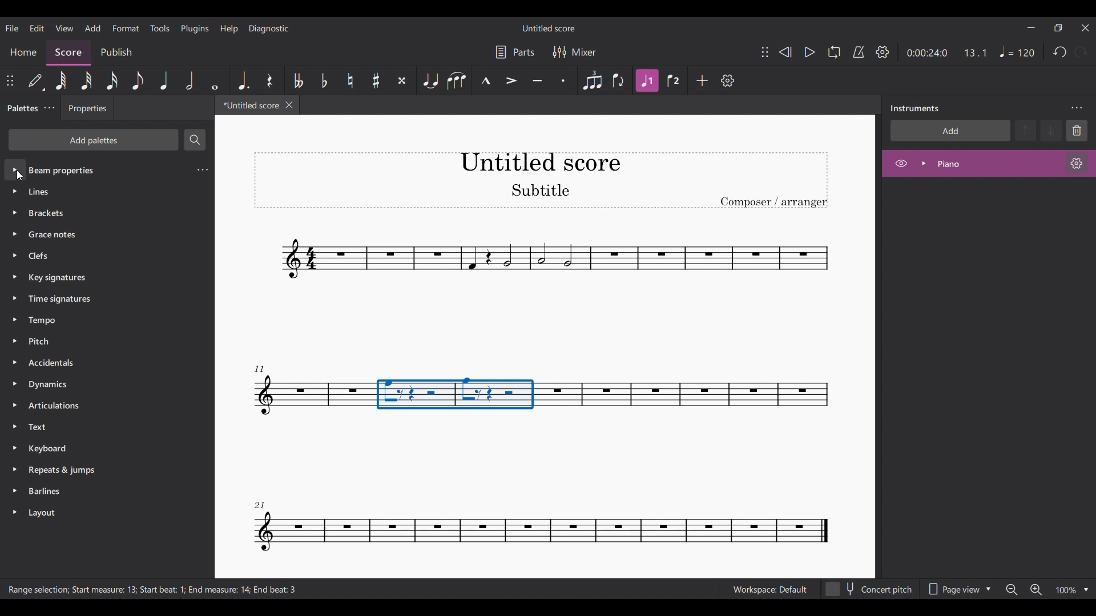 The height and width of the screenshot is (616, 1096). What do you see at coordinates (111, 80) in the screenshot?
I see `16th note` at bounding box center [111, 80].